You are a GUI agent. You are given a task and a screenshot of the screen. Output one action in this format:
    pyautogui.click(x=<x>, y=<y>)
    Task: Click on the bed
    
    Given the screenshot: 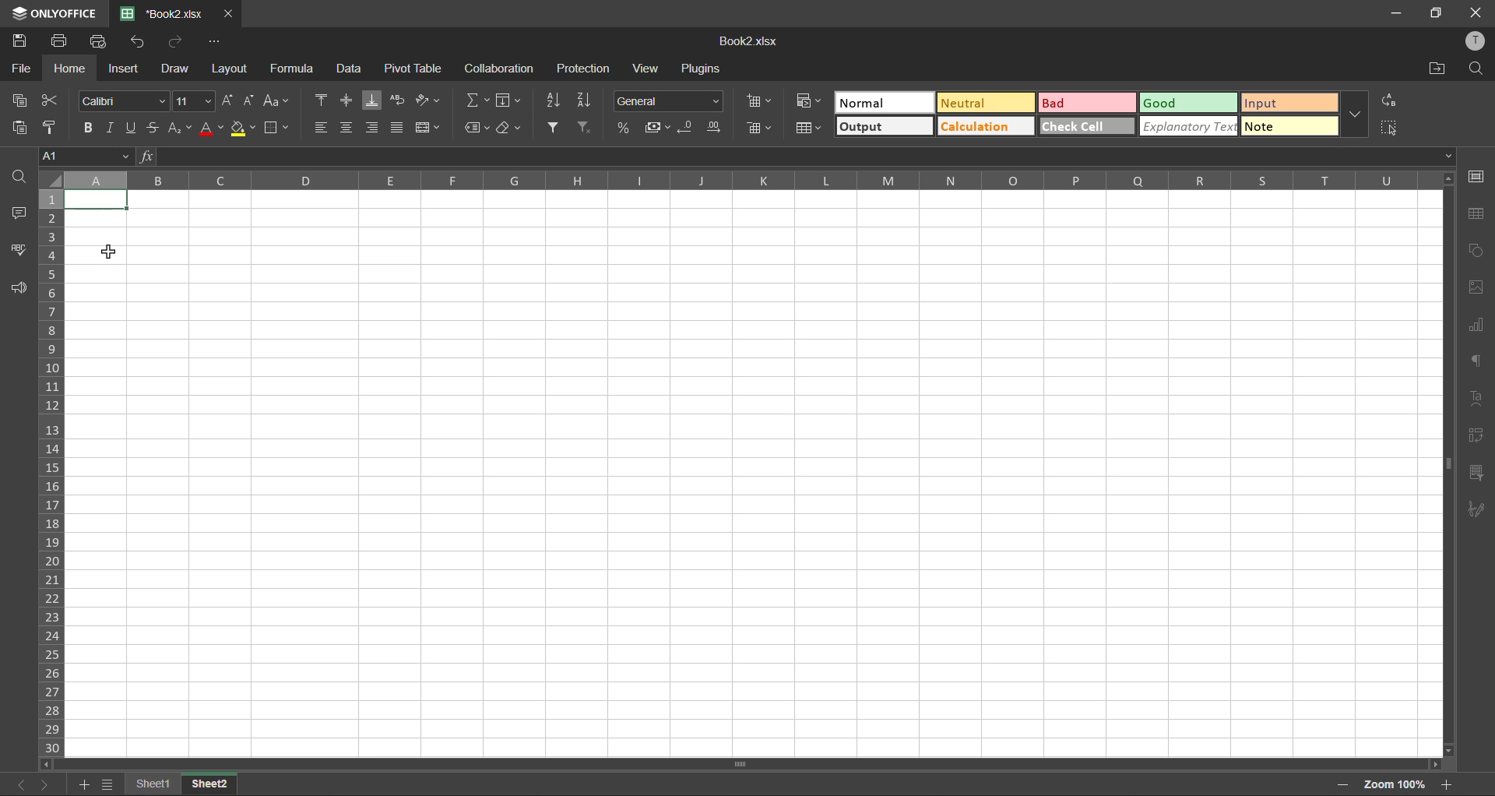 What is the action you would take?
    pyautogui.click(x=1085, y=104)
    